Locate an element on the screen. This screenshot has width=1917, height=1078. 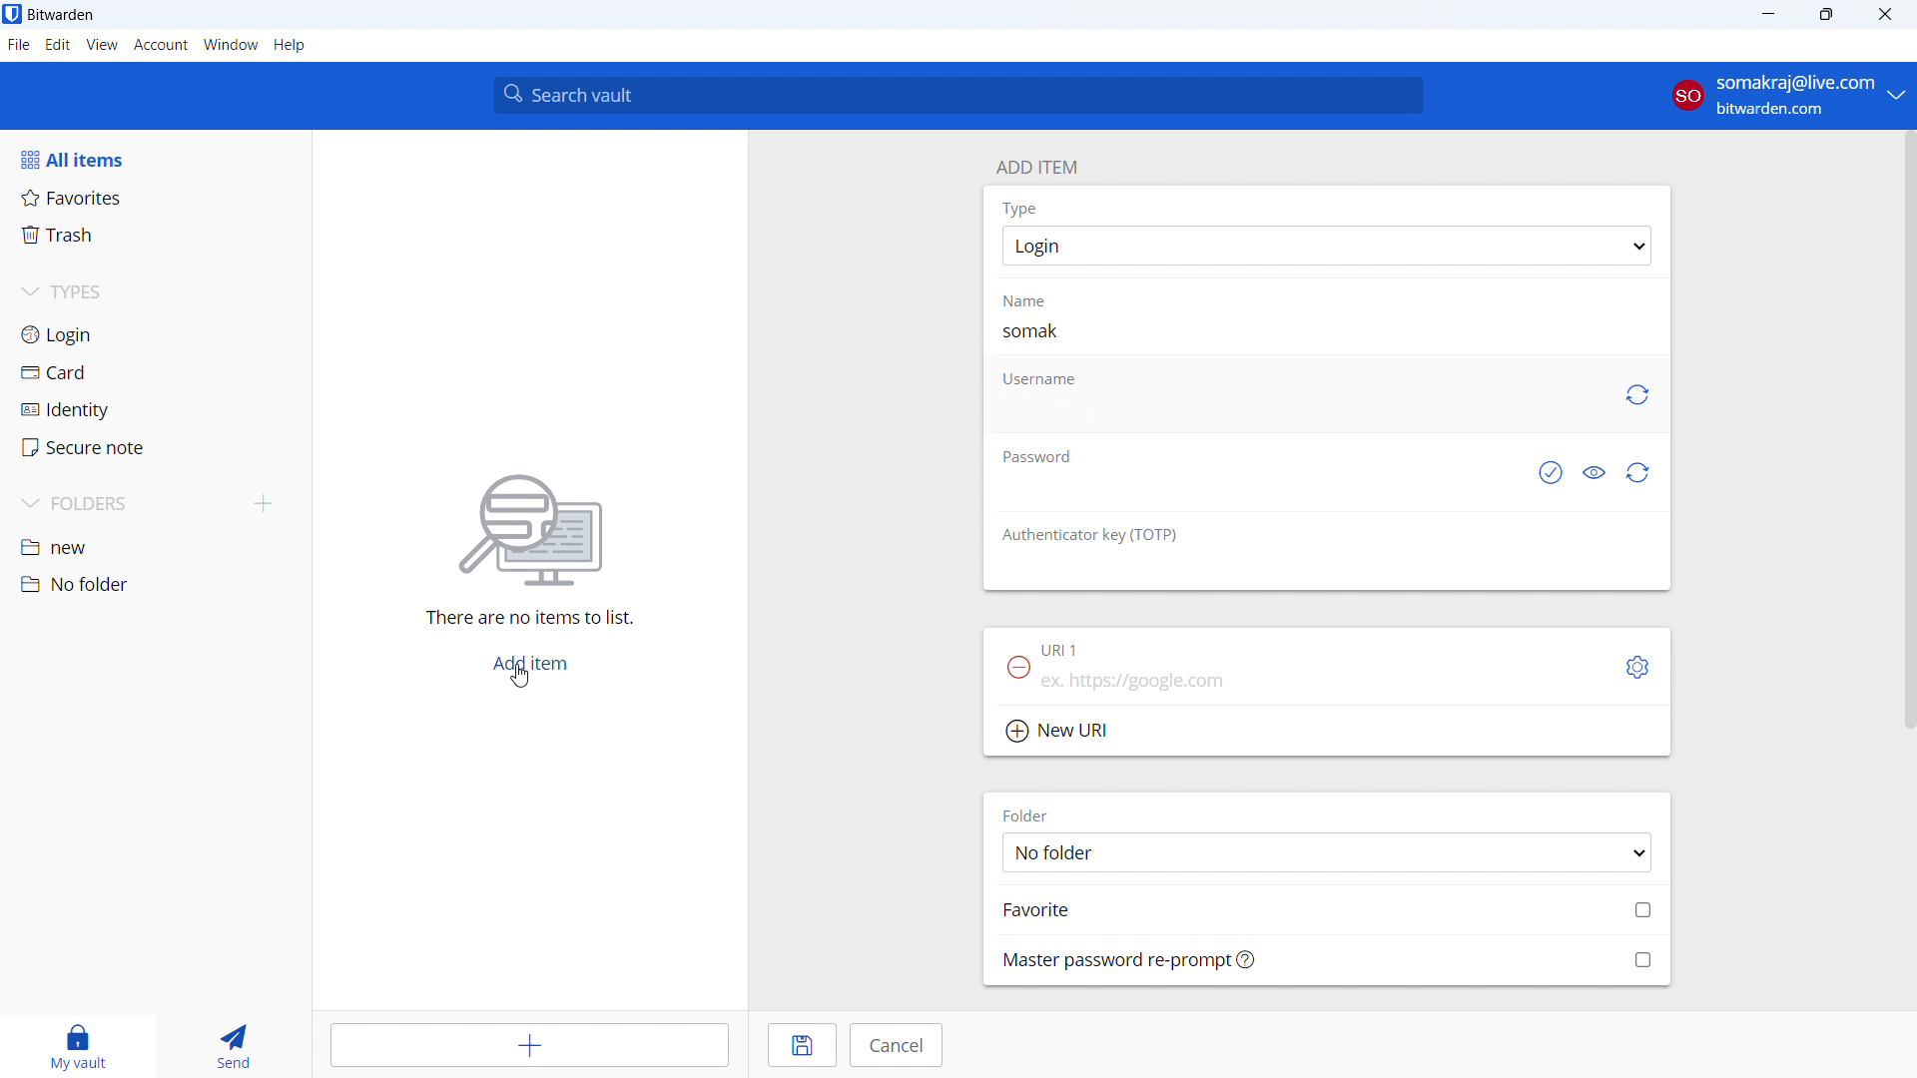
there are no items to list  is located at coordinates (523, 620).